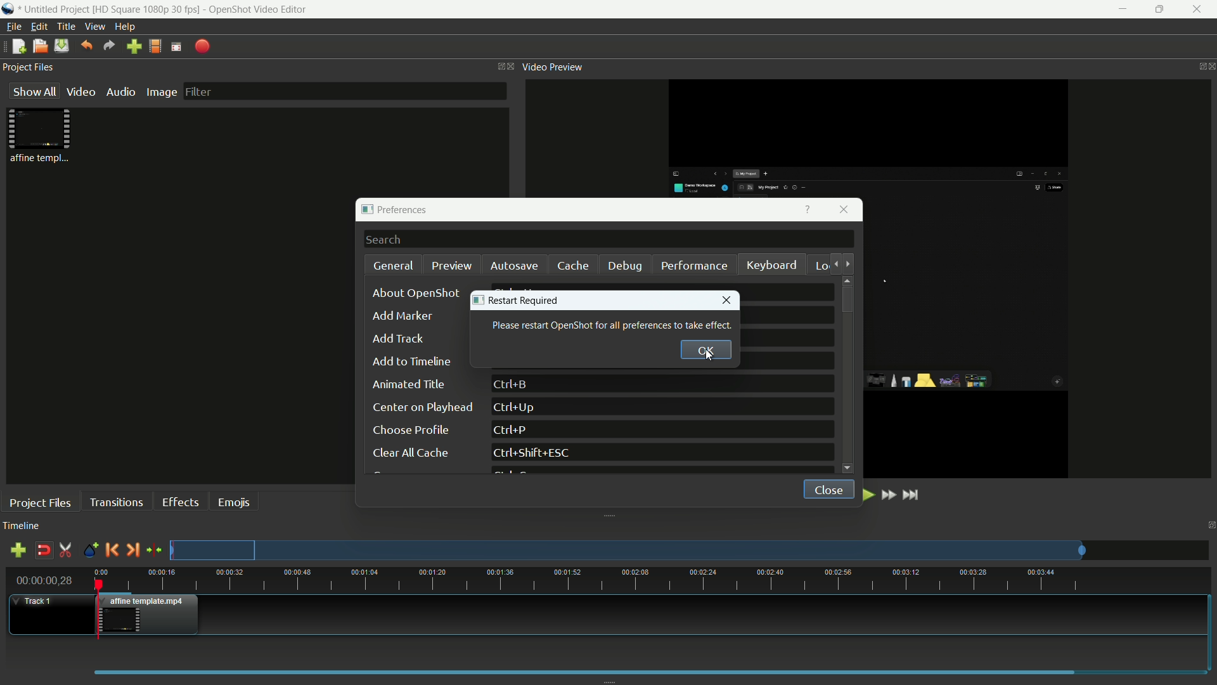 The width and height of the screenshot is (1217, 685). Describe the element at coordinates (61, 46) in the screenshot. I see `save file` at that location.